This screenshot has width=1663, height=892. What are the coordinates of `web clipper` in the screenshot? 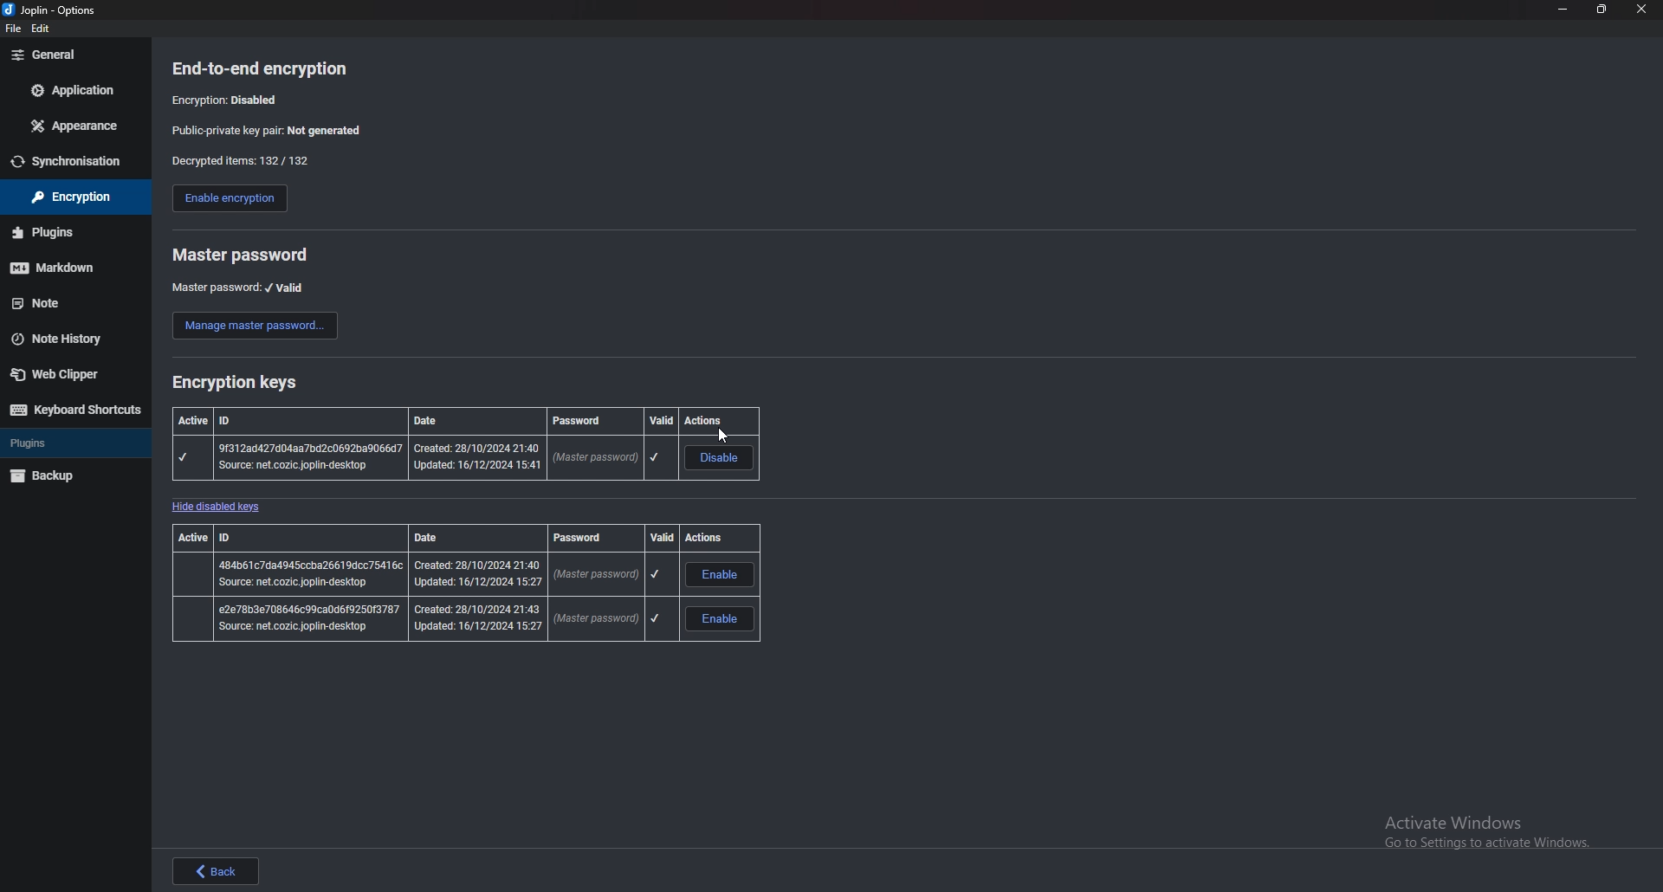 It's located at (69, 372).